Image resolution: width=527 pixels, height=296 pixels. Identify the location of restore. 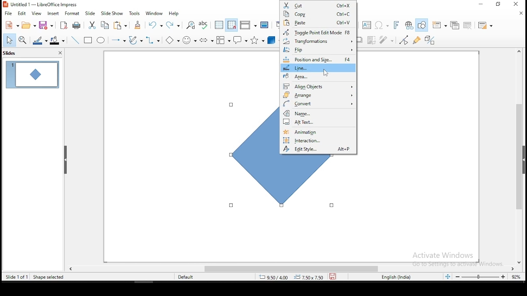
(498, 4).